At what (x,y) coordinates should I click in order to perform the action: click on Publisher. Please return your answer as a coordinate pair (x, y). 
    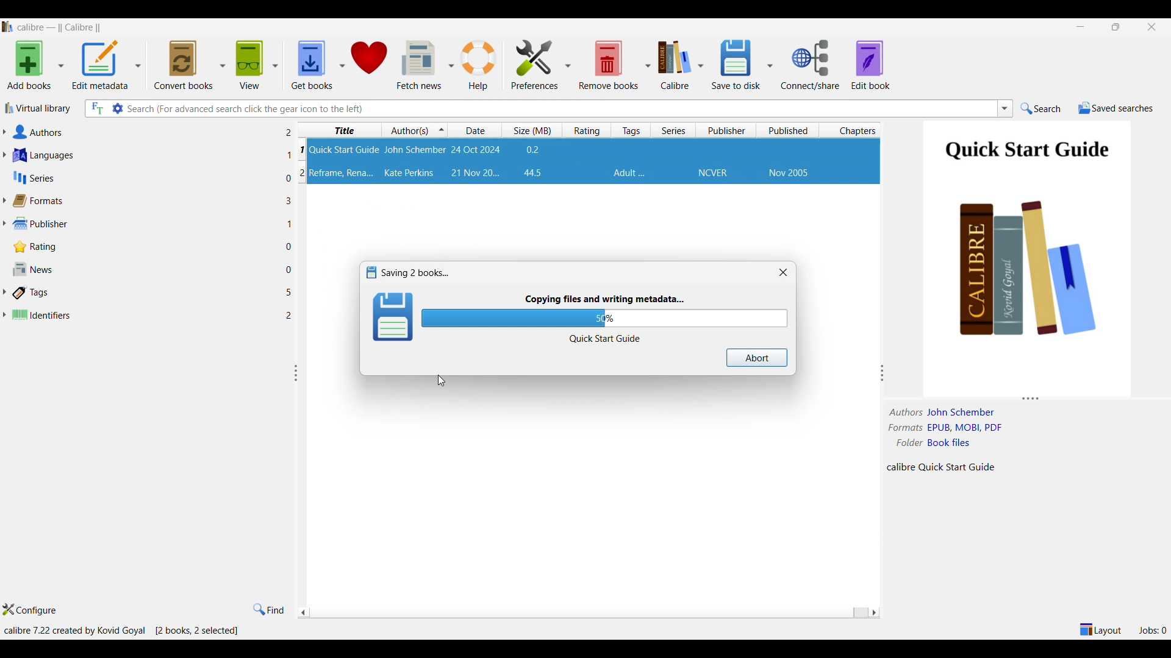
    Looking at the image, I should click on (140, 222).